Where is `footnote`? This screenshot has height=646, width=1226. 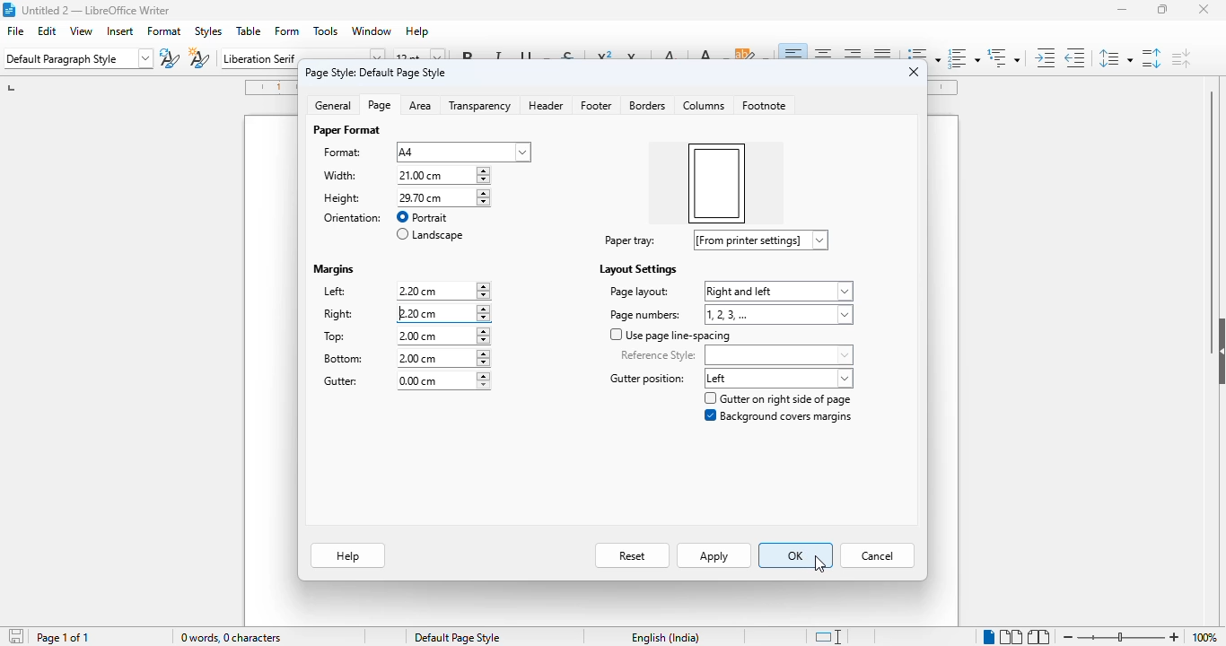 footnote is located at coordinates (766, 105).